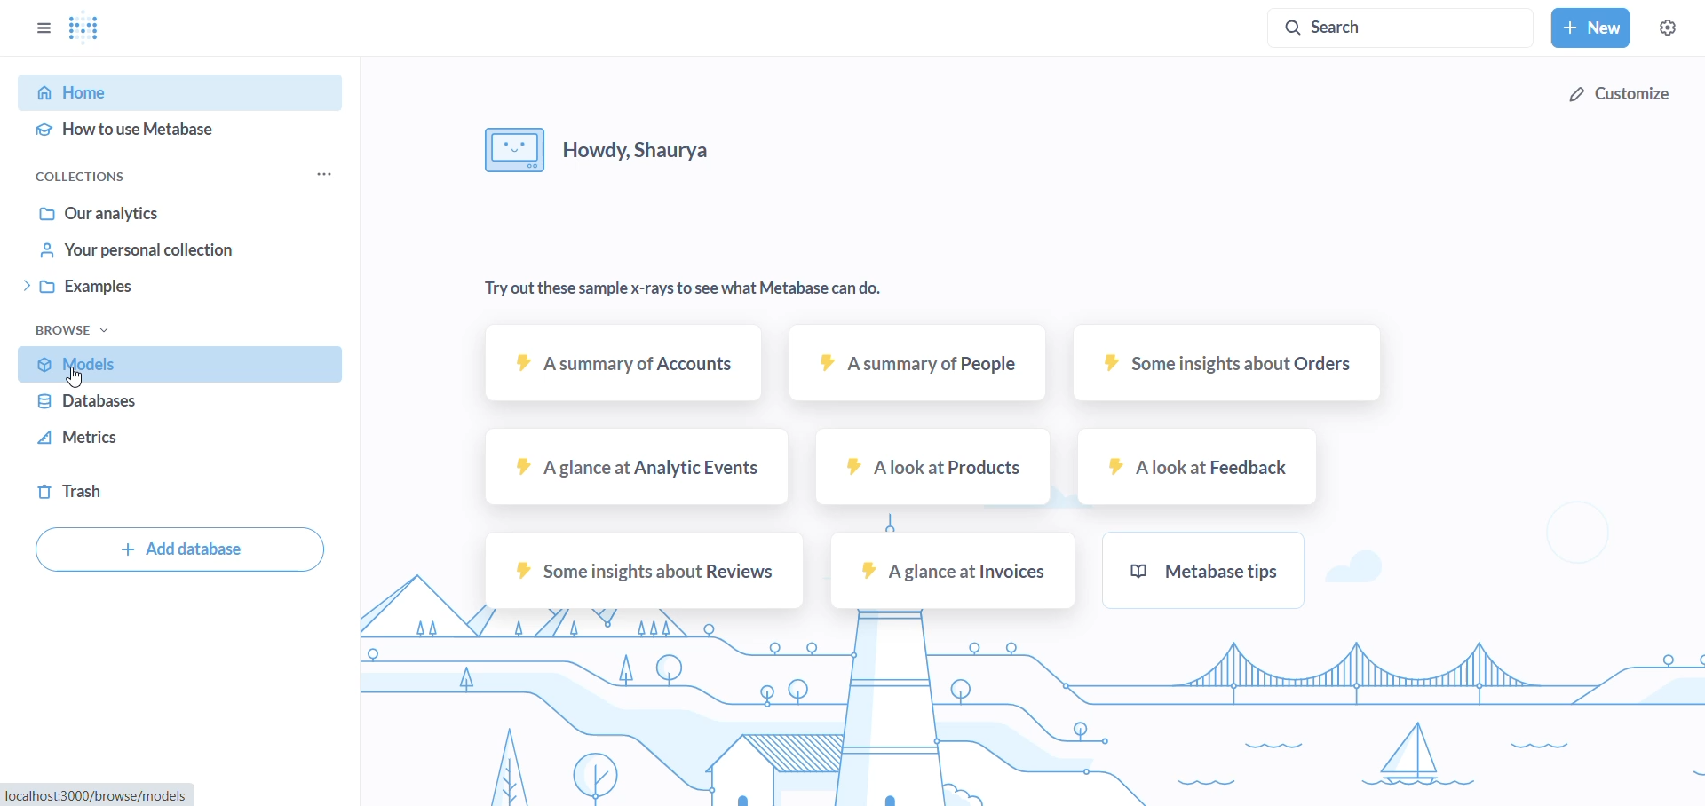 This screenshot has height=806, width=1705. What do you see at coordinates (166, 217) in the screenshot?
I see `our analytics` at bounding box center [166, 217].